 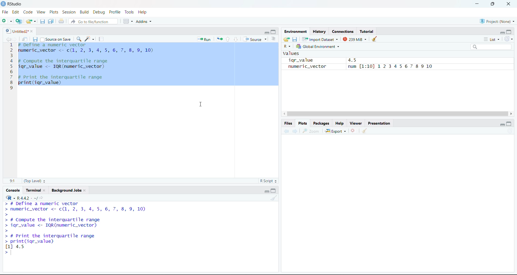 What do you see at coordinates (90, 38) in the screenshot?
I see `Code Tools` at bounding box center [90, 38].